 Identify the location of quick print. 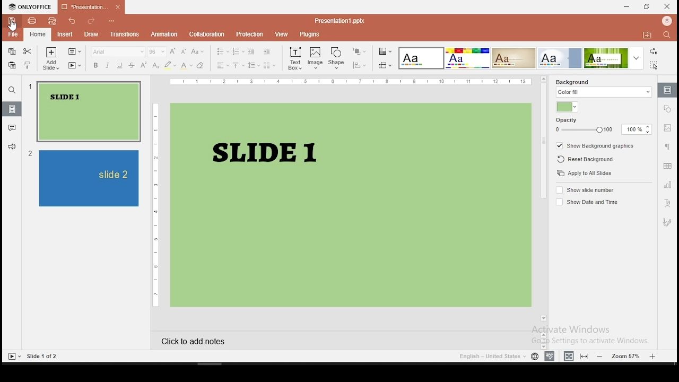
(53, 20).